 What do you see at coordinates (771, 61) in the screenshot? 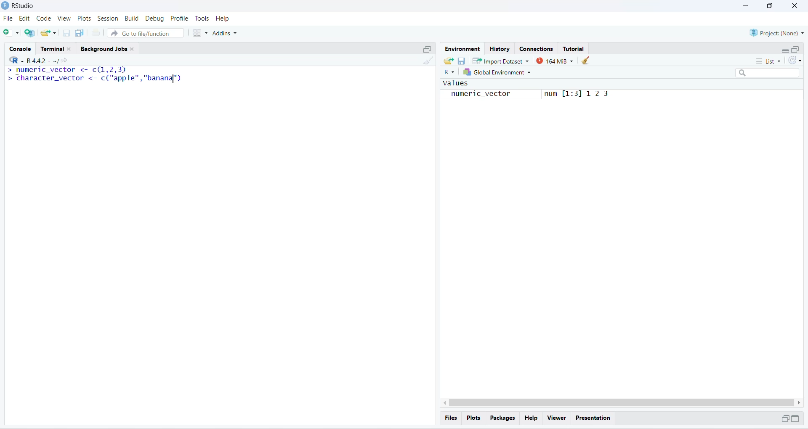
I see `list` at bounding box center [771, 61].